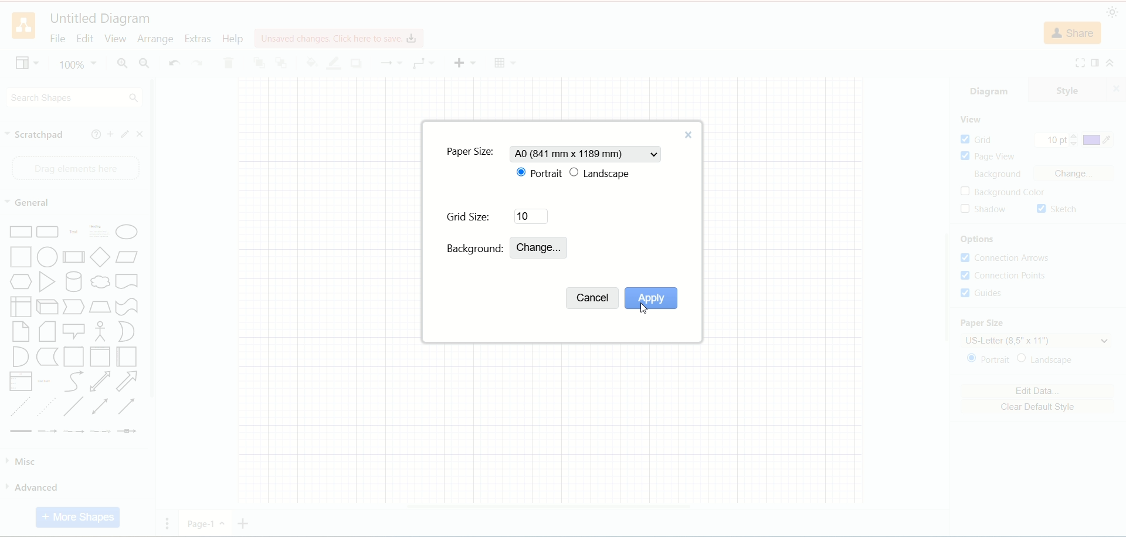  What do you see at coordinates (78, 517) in the screenshot?
I see `more shapes` at bounding box center [78, 517].